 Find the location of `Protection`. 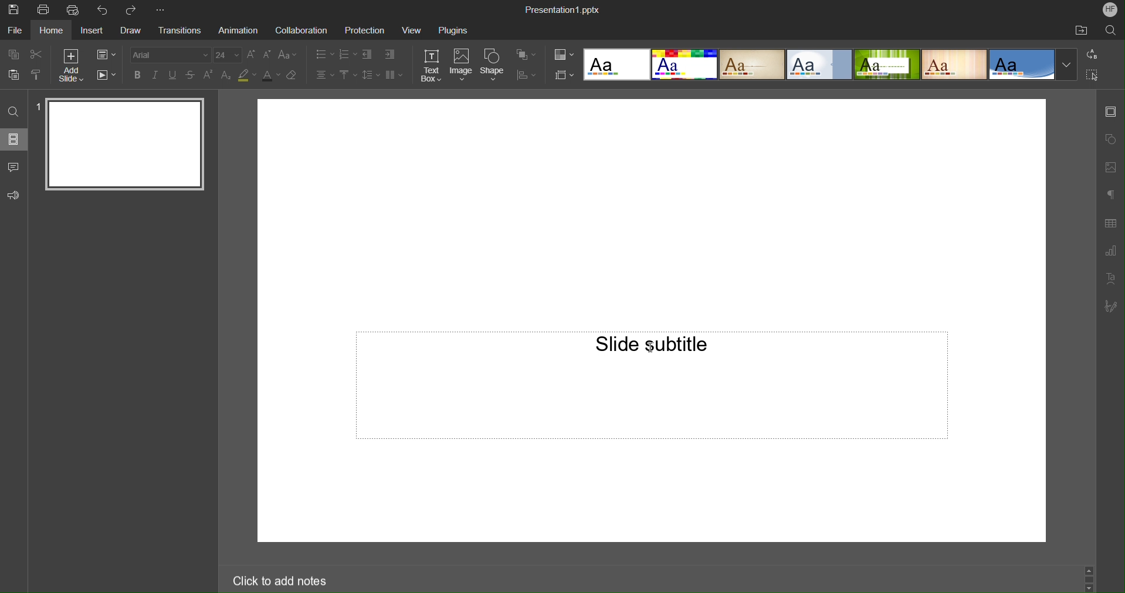

Protection is located at coordinates (361, 30).